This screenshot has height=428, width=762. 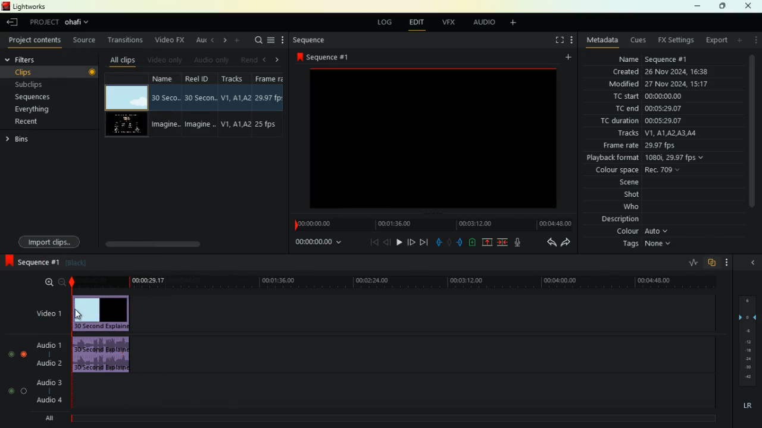 What do you see at coordinates (642, 244) in the screenshot?
I see `tags` at bounding box center [642, 244].